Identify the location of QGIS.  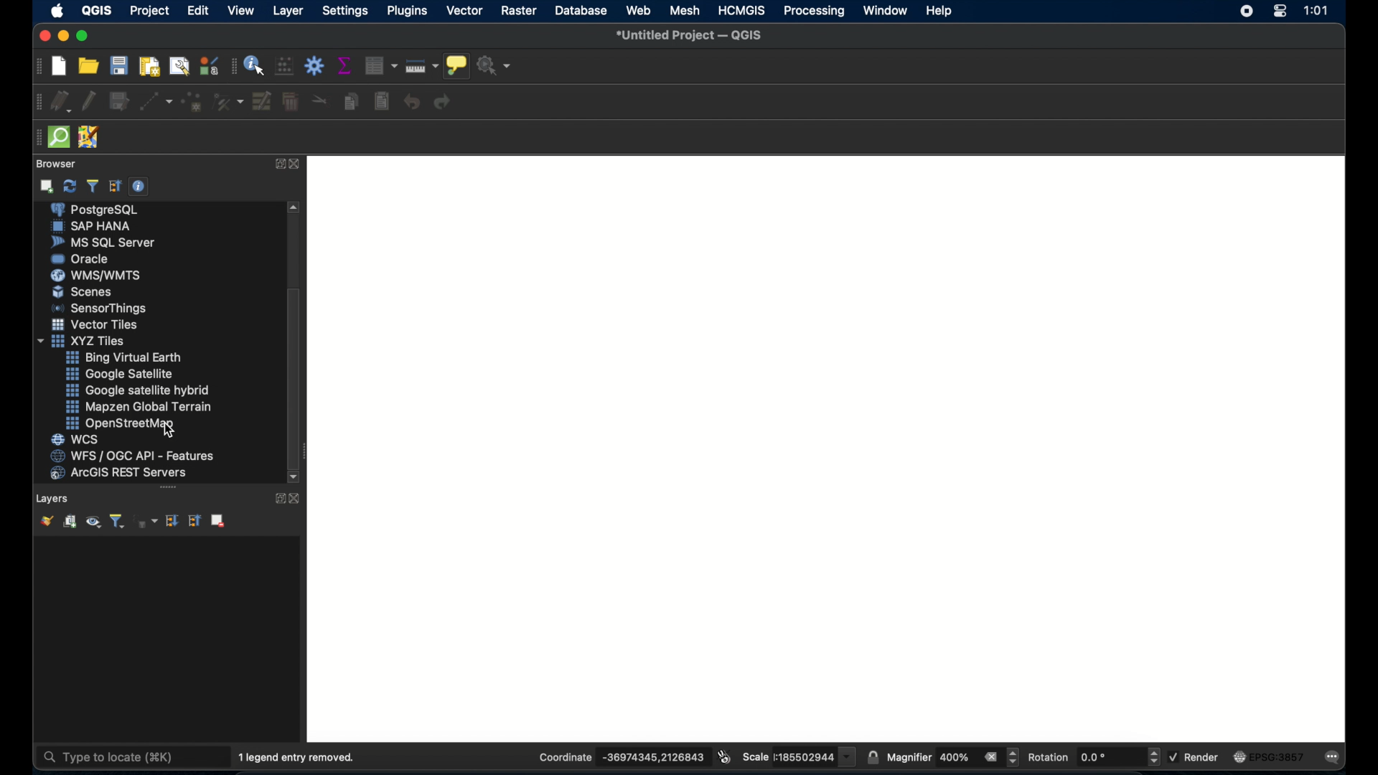
(97, 10).